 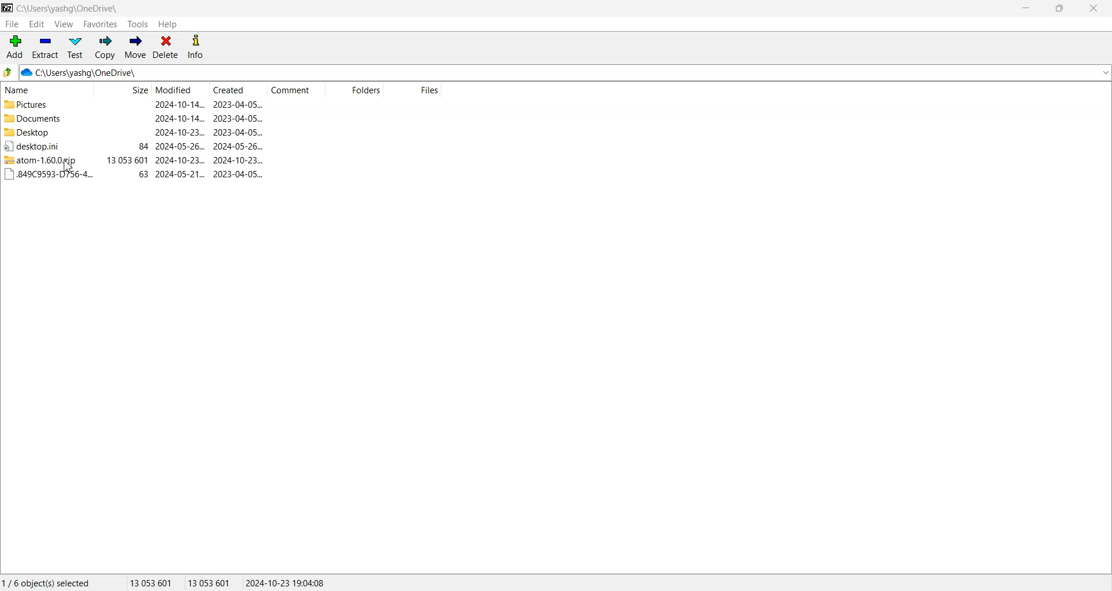 I want to click on Pictures file, so click(x=45, y=105).